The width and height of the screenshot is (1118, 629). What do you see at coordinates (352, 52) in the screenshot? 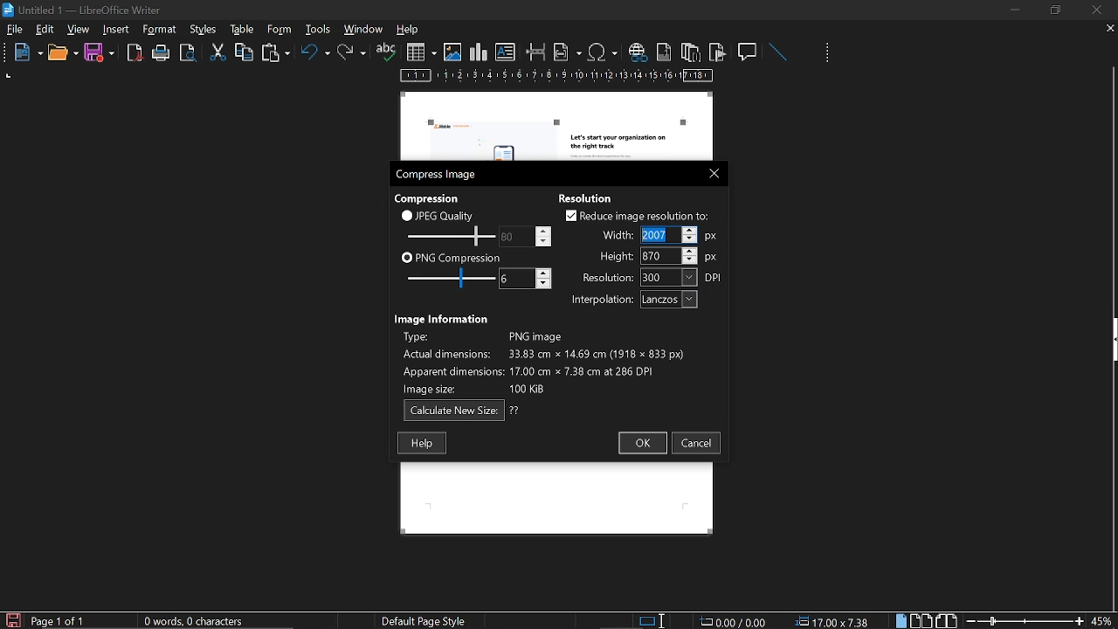
I see `redo` at bounding box center [352, 52].